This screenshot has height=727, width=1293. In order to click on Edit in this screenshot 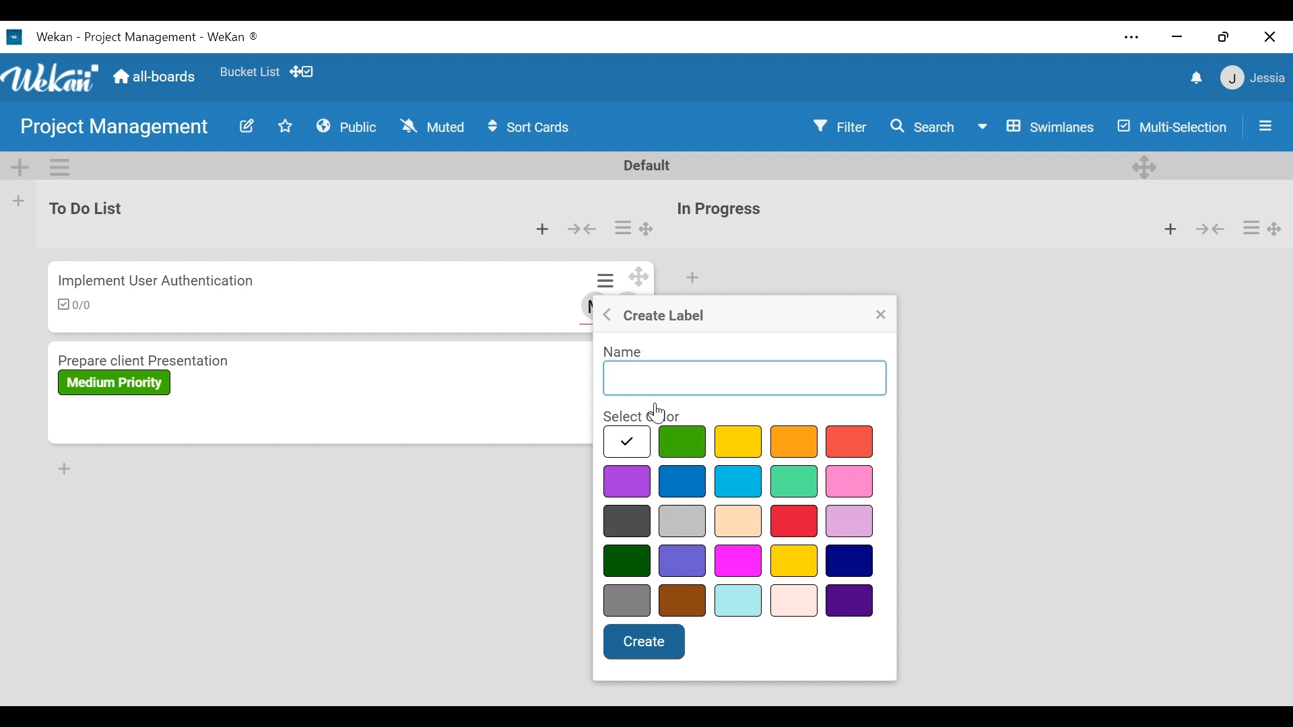, I will do `click(246, 126)`.